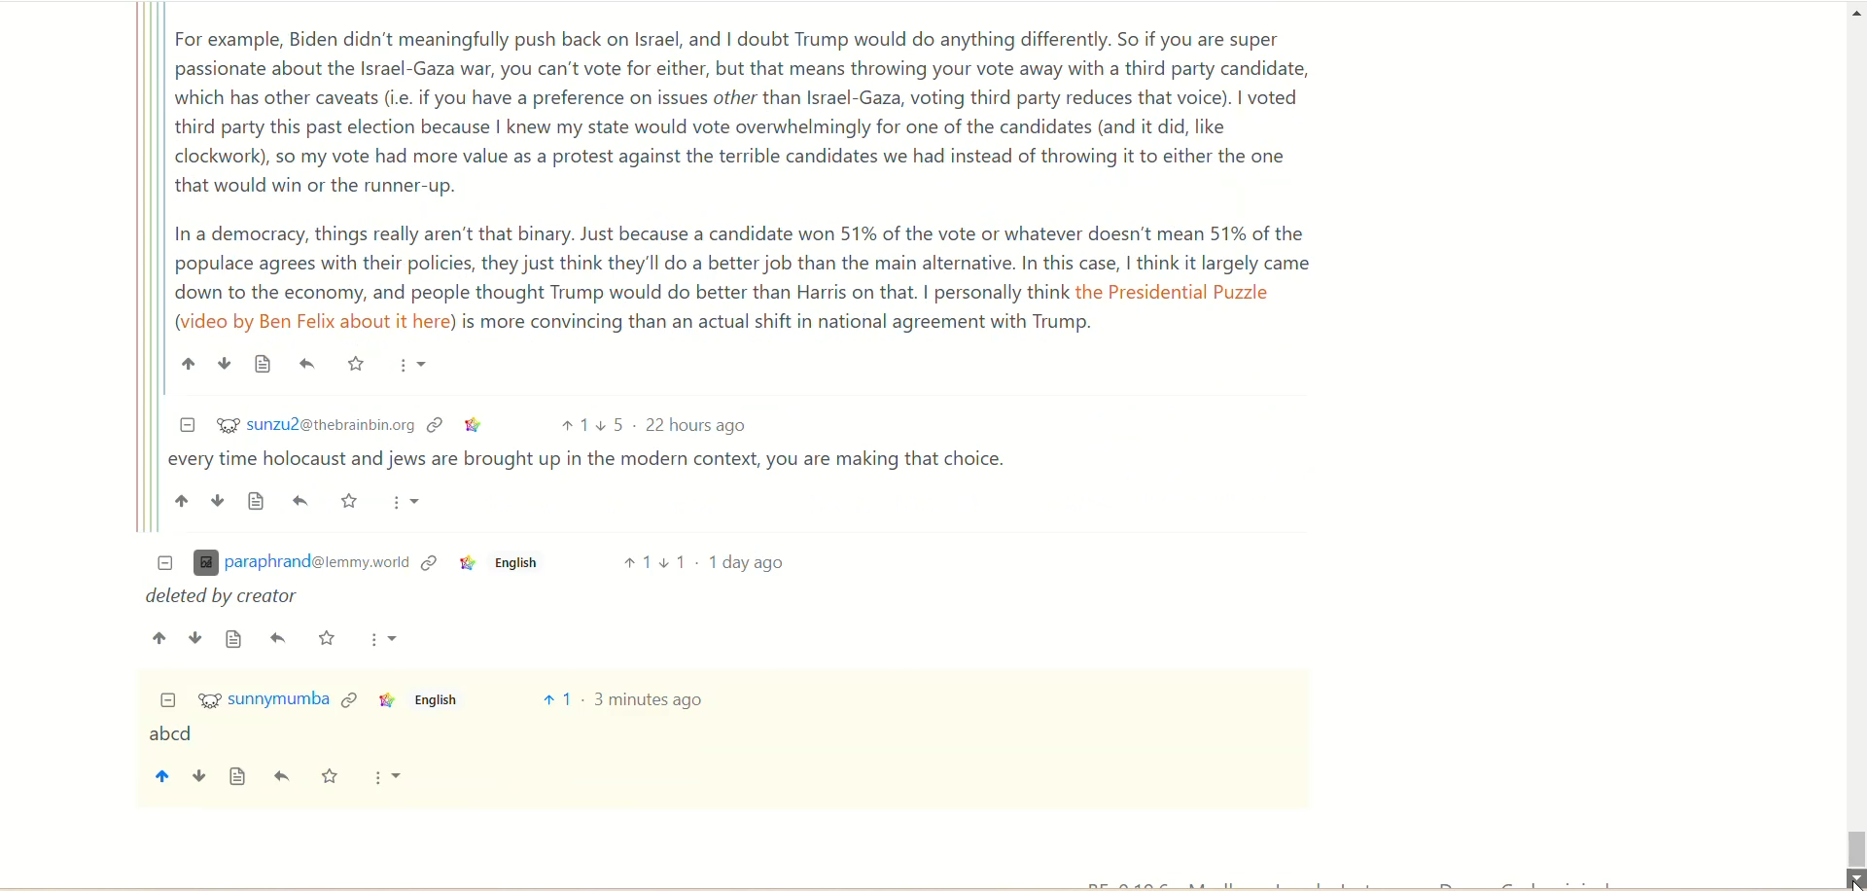 This screenshot has height=891, width=1867. What do you see at coordinates (159, 638) in the screenshot?
I see `Upvote` at bounding box center [159, 638].